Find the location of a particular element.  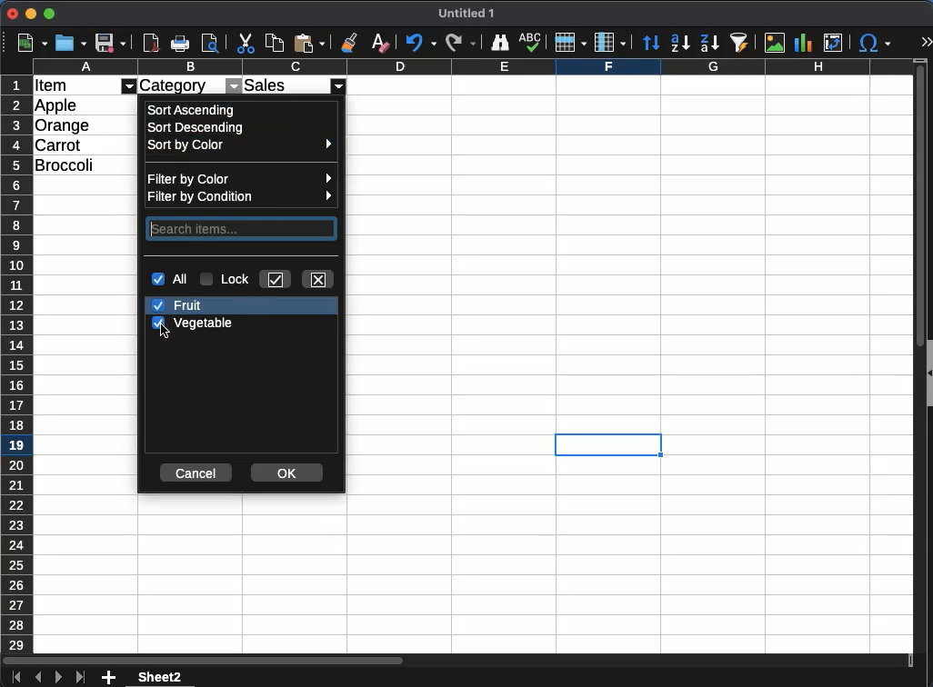

item is located at coordinates (52, 86).